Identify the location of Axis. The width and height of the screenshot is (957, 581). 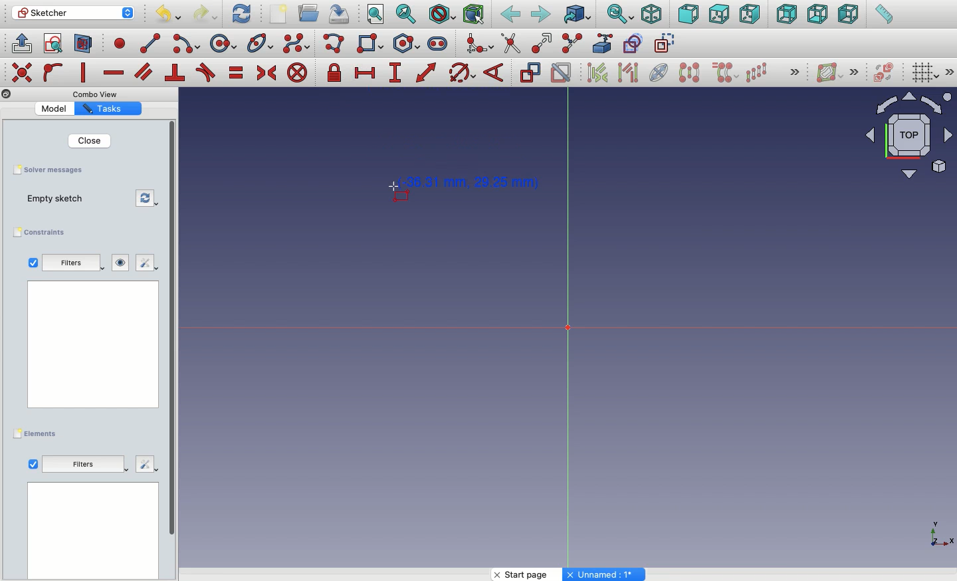
(939, 530).